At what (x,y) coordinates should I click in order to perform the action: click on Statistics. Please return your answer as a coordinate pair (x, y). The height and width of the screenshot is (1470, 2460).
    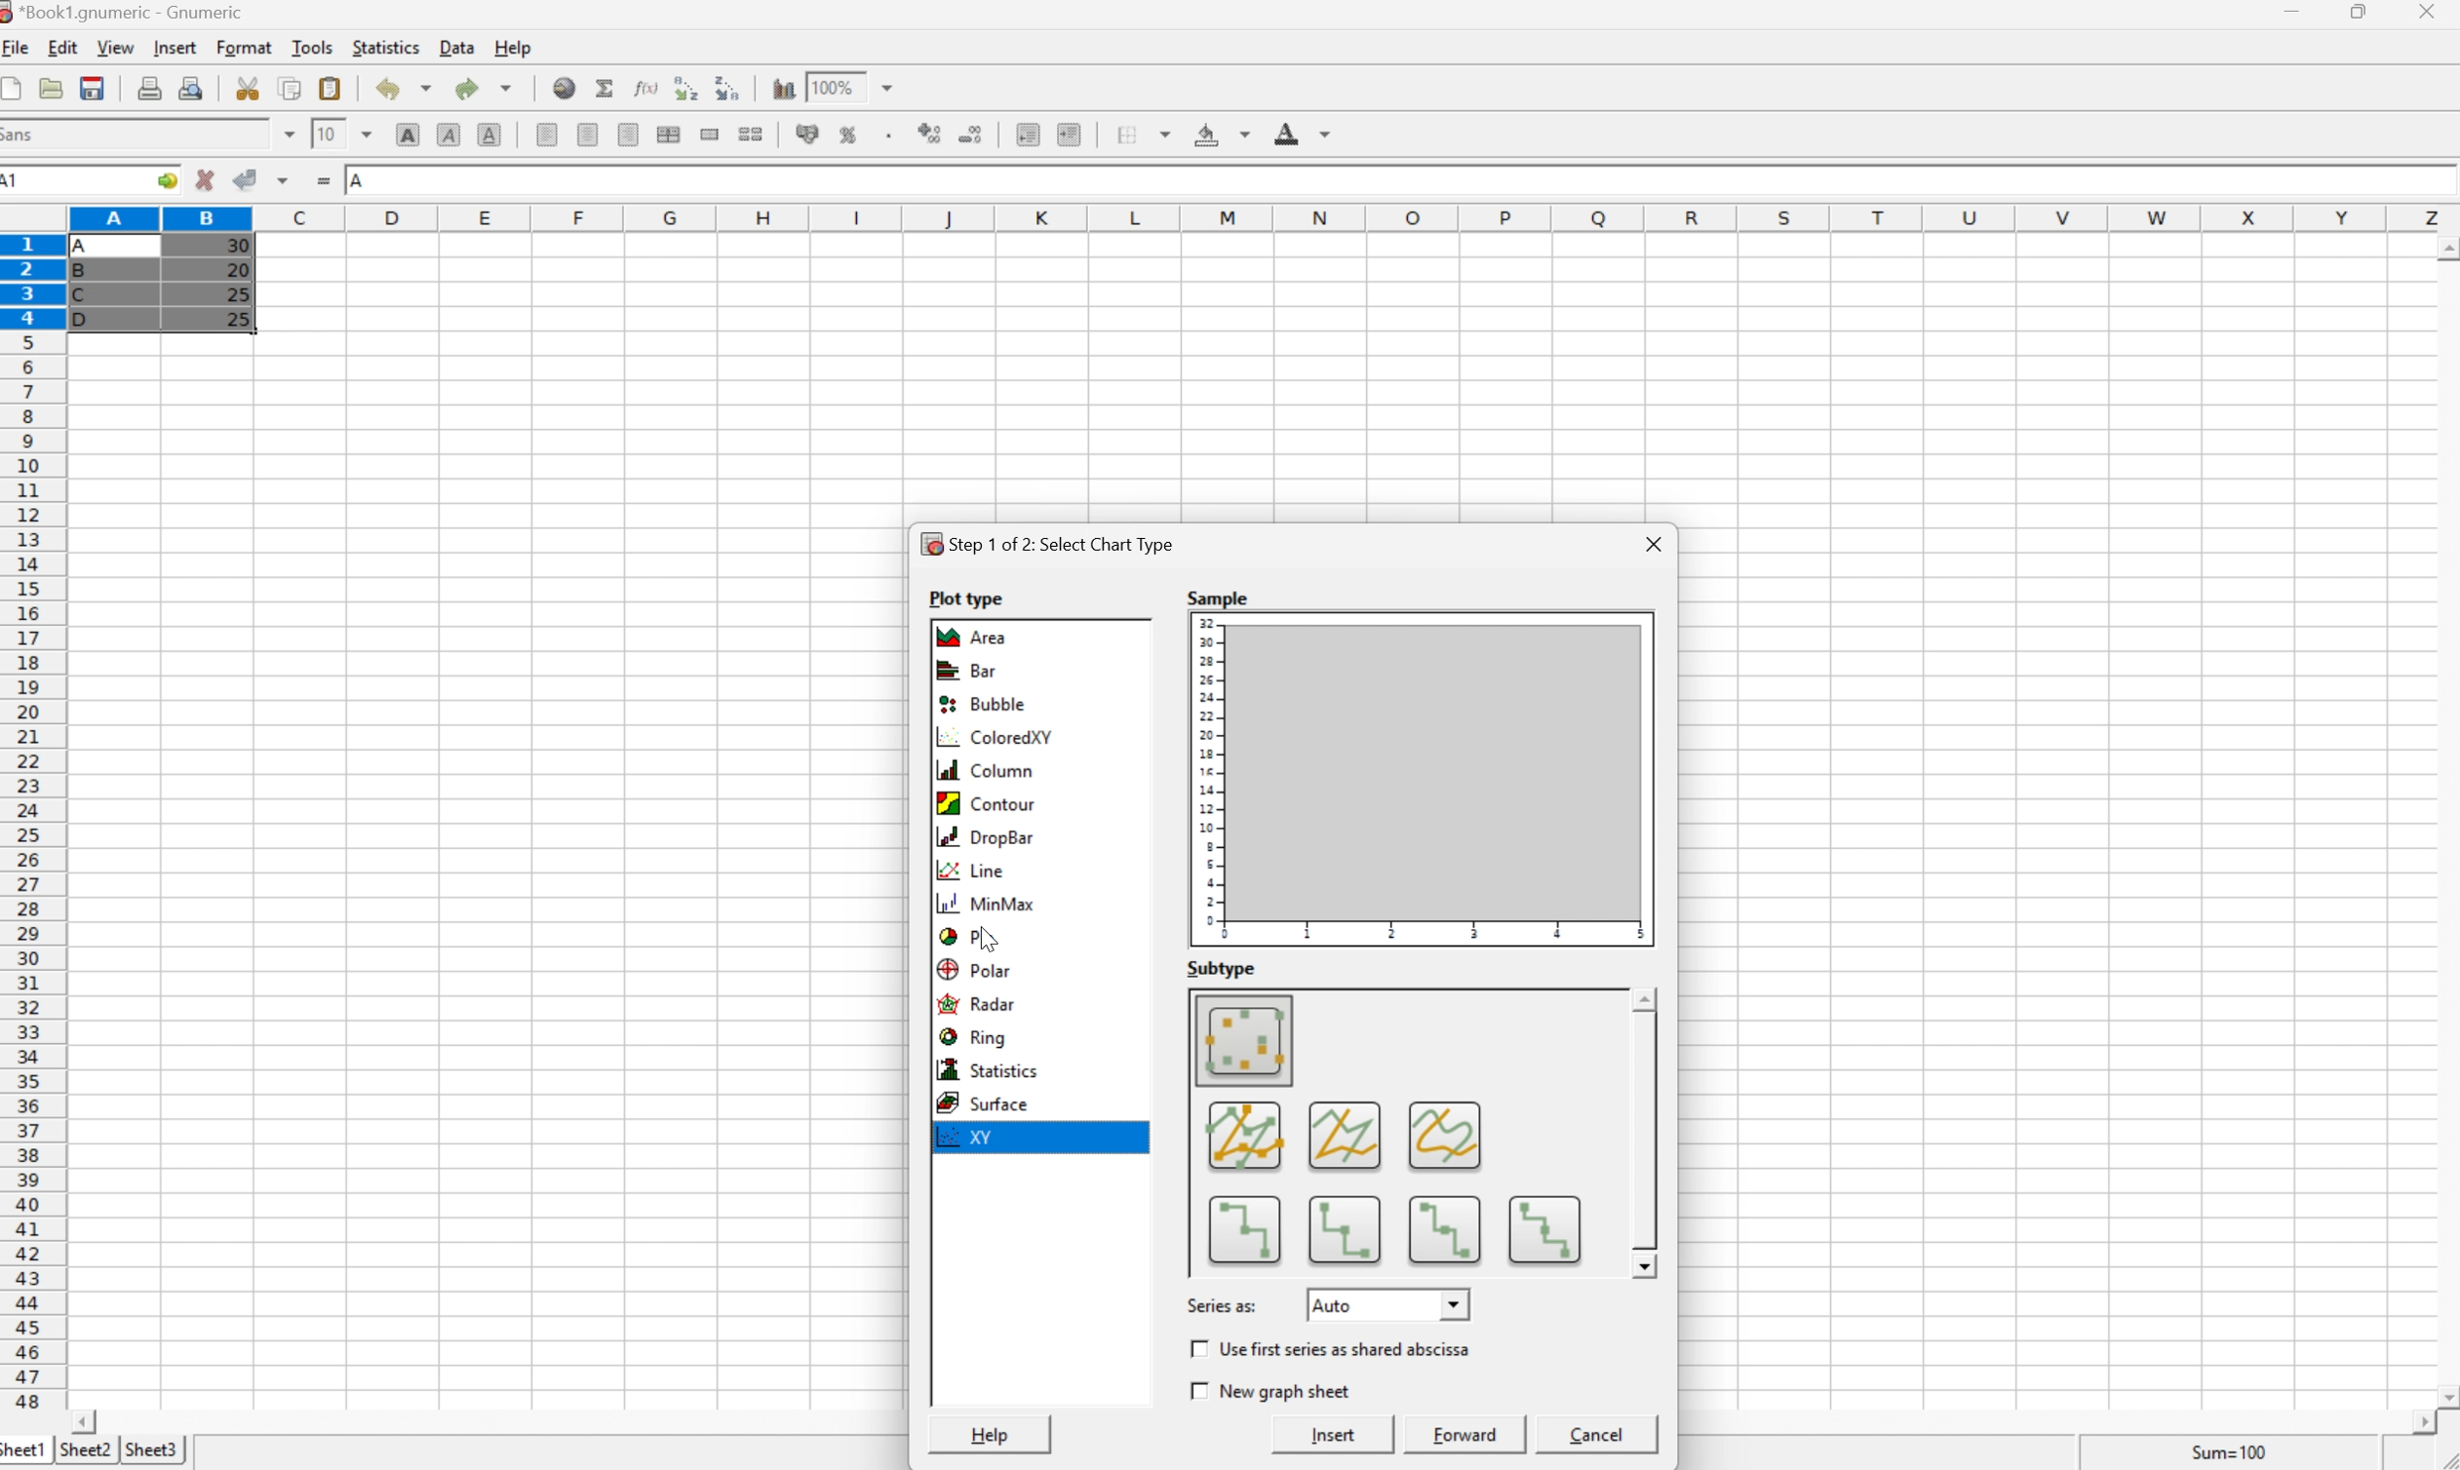
    Looking at the image, I should click on (387, 47).